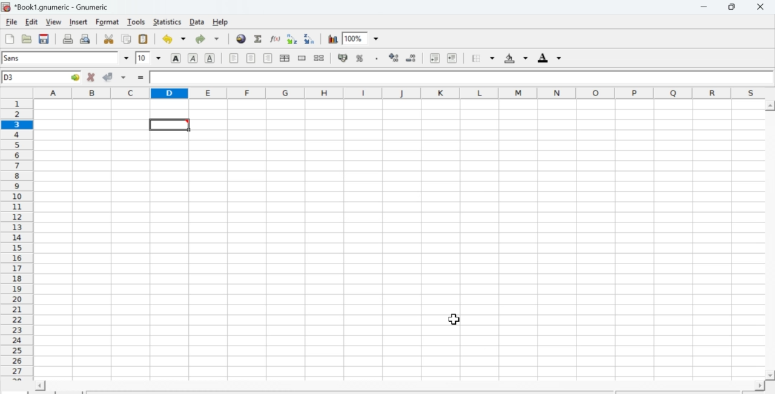 Image resolution: width=775 pixels, height=394 pixels. What do you see at coordinates (143, 40) in the screenshot?
I see `Paste` at bounding box center [143, 40].